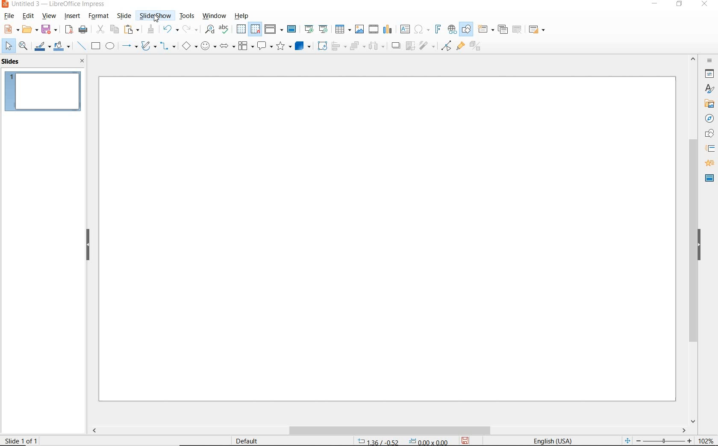 The height and width of the screenshot is (446, 718). I want to click on LINE COLOR, so click(41, 47).